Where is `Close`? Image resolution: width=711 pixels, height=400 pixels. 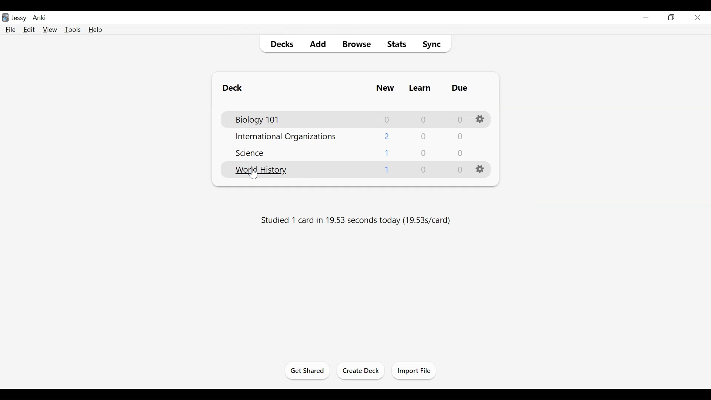
Close is located at coordinates (697, 17).